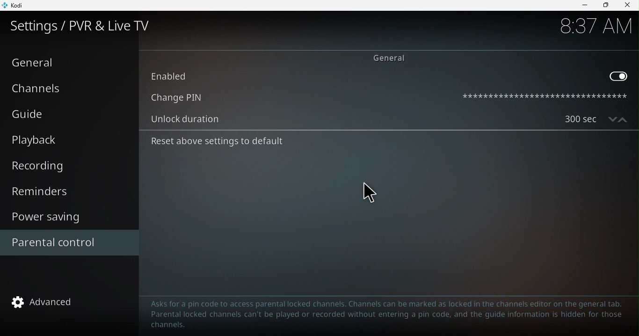 This screenshot has width=639, height=336. Describe the element at coordinates (386, 78) in the screenshot. I see `Enabled` at that location.